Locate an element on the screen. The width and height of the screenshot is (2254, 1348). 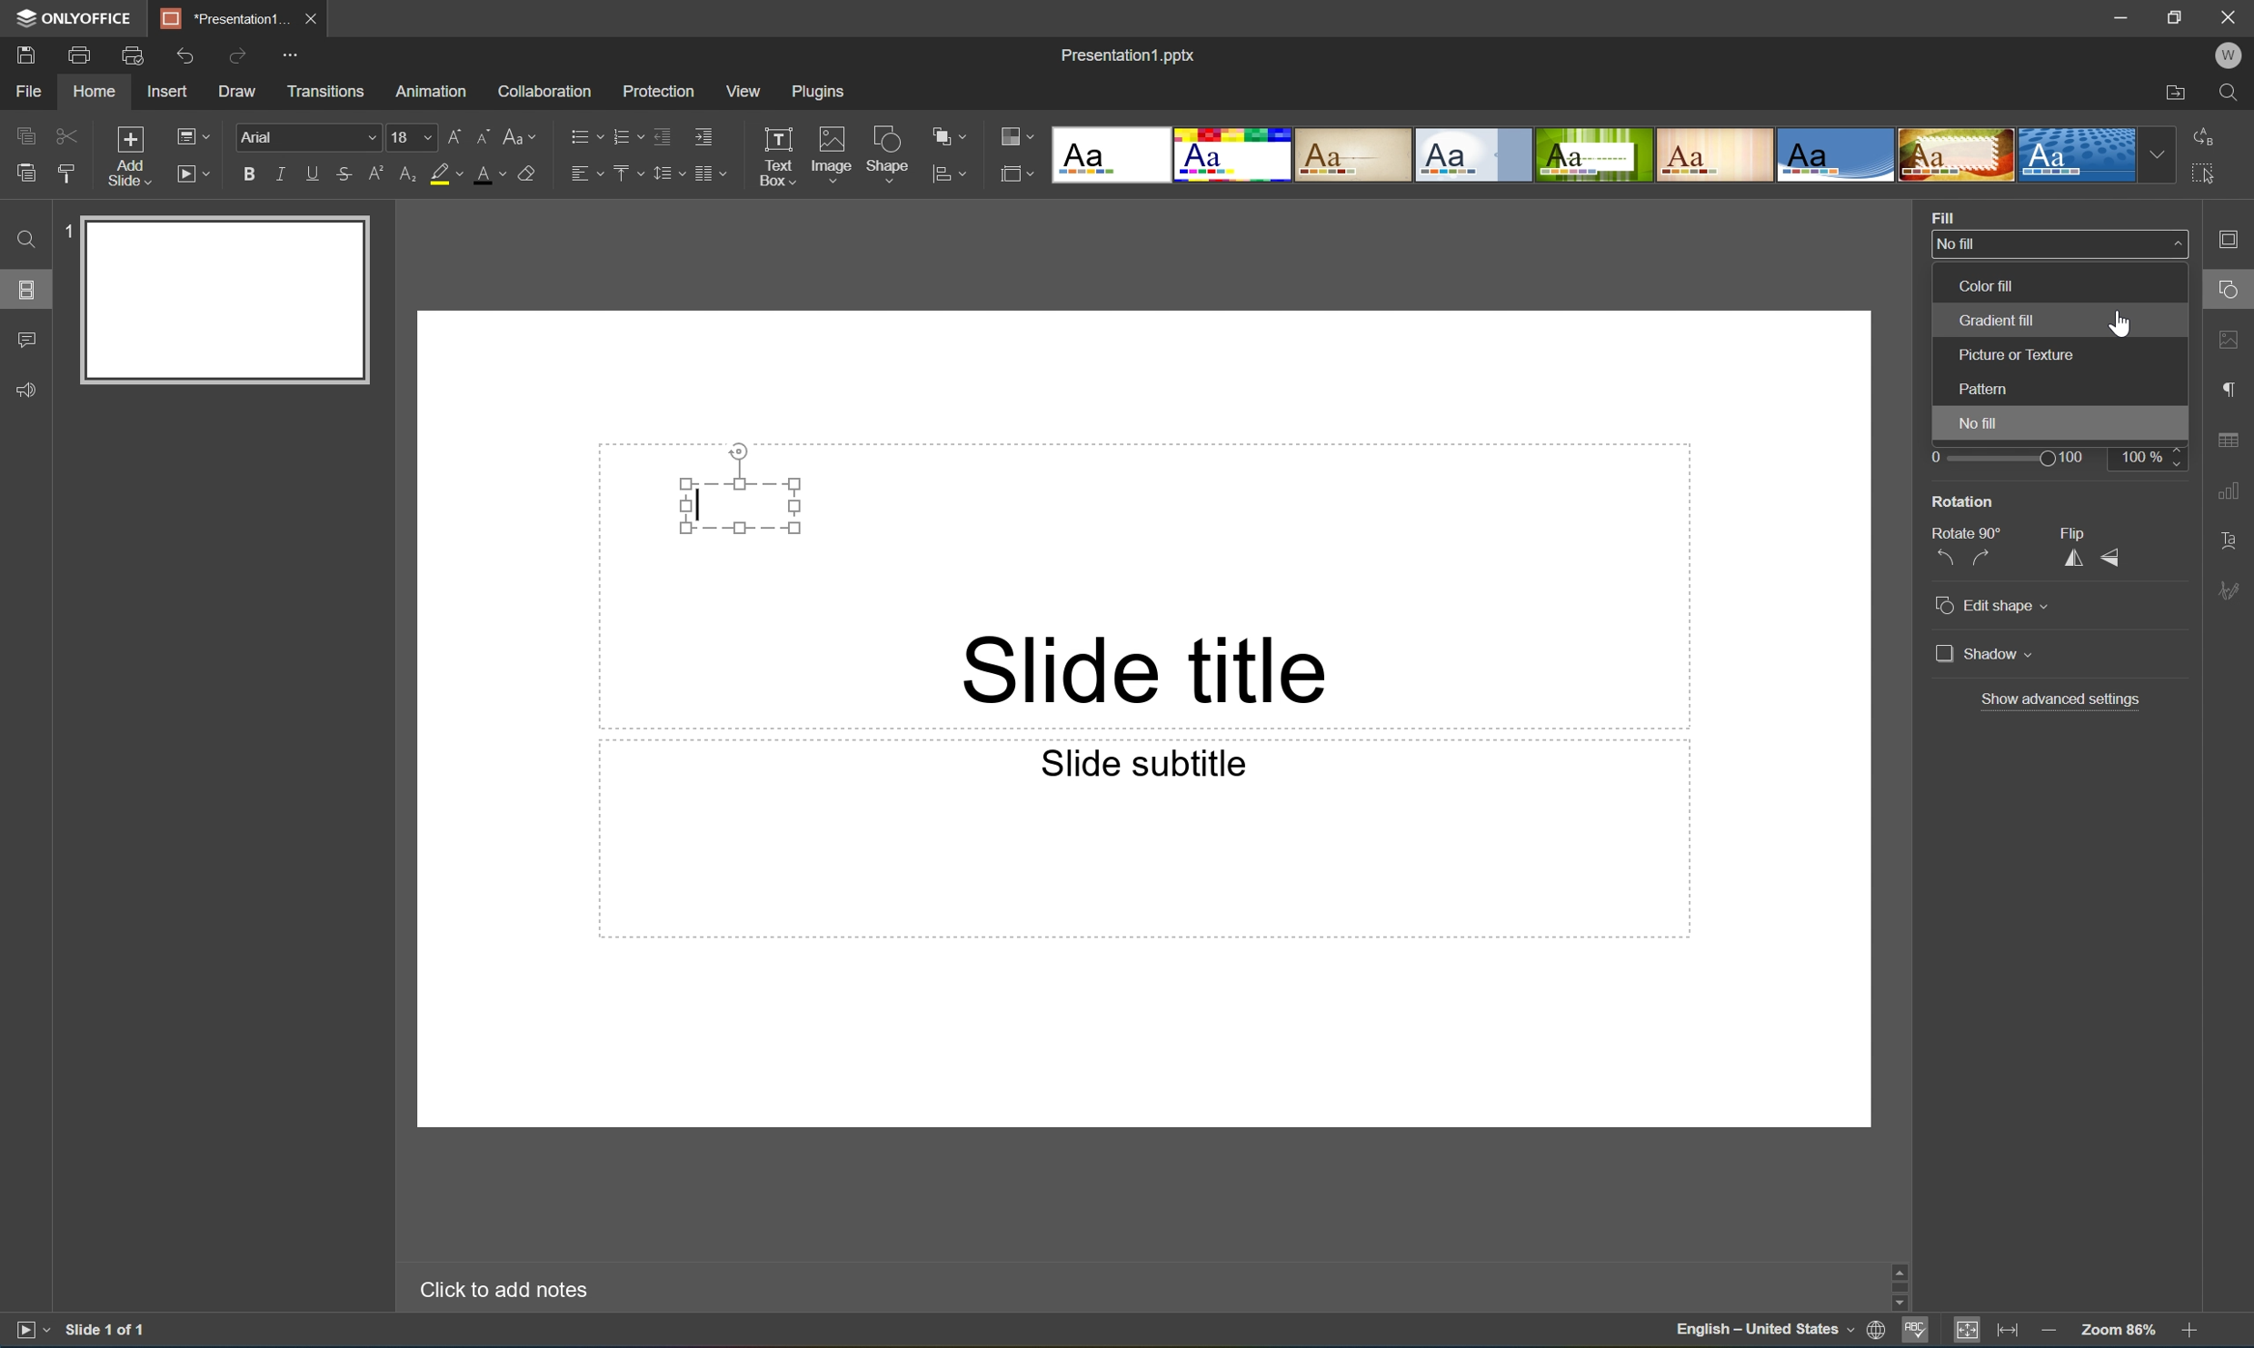
Rotation is located at coordinates (1964, 501).